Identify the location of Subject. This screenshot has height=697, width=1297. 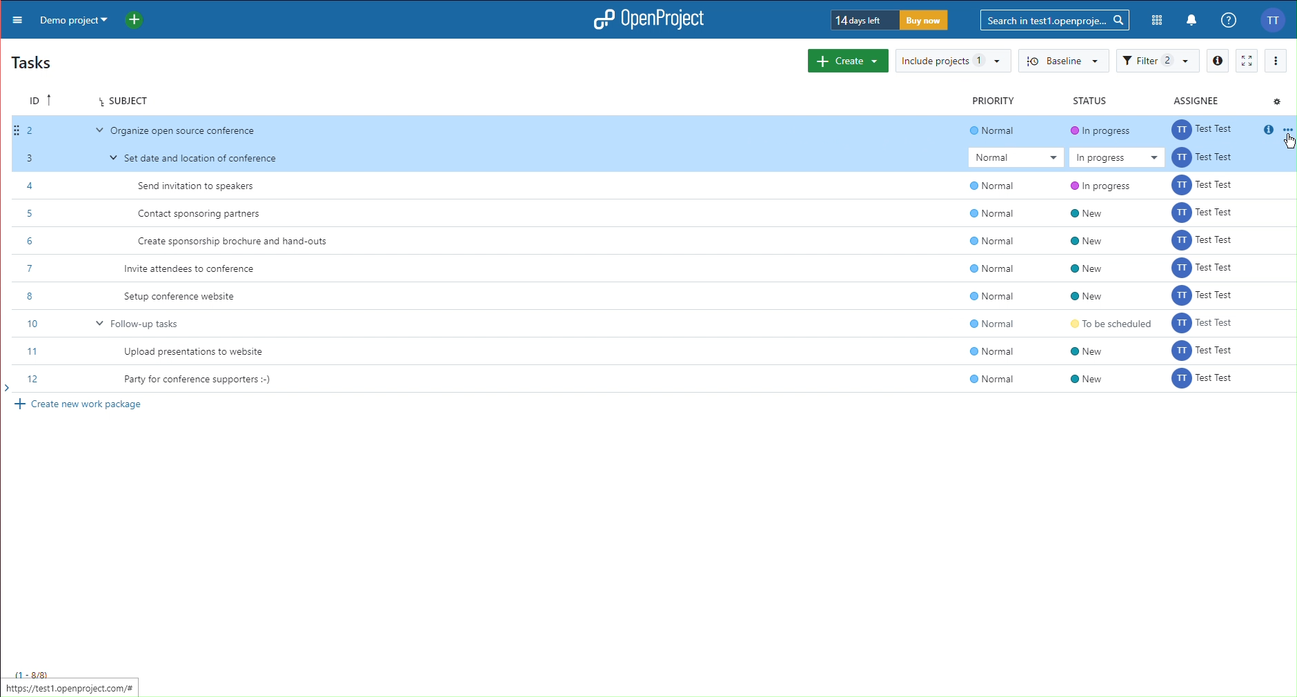
(123, 101).